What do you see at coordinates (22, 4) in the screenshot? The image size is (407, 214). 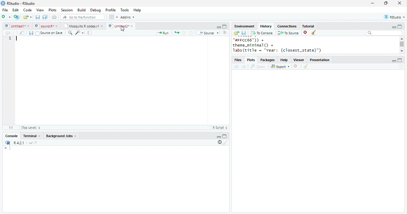 I see `RStudio-RStudio` at bounding box center [22, 4].